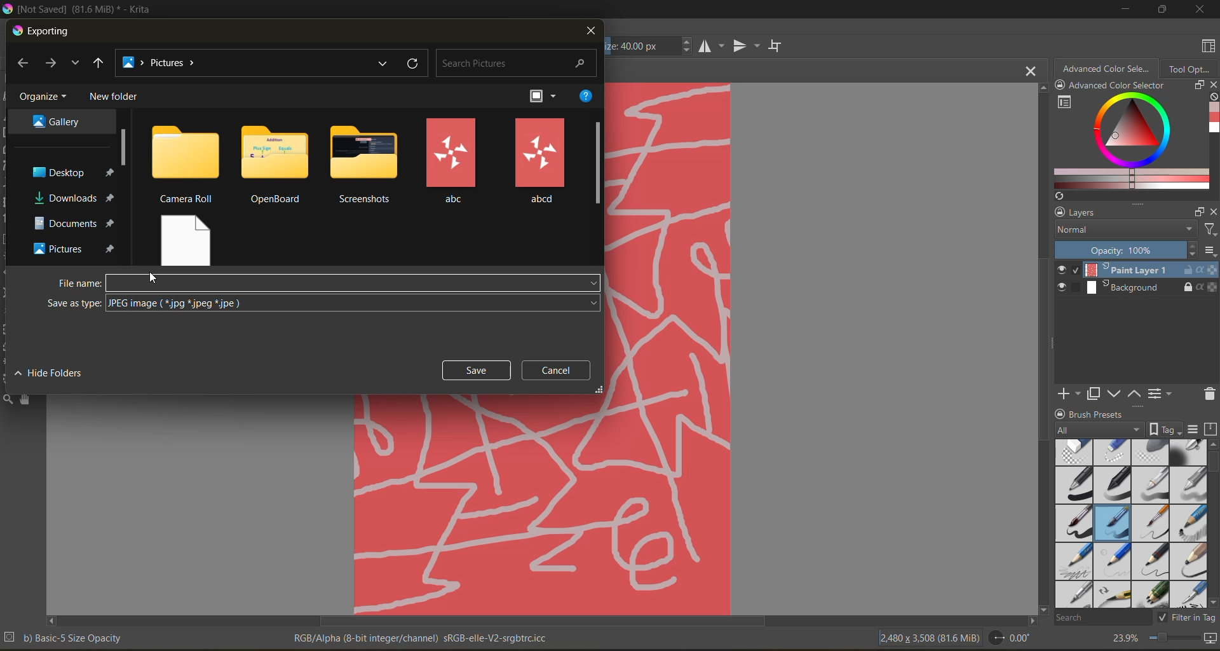  Describe the element at coordinates (1184, 617) in the screenshot. I see `filter tag` at that location.